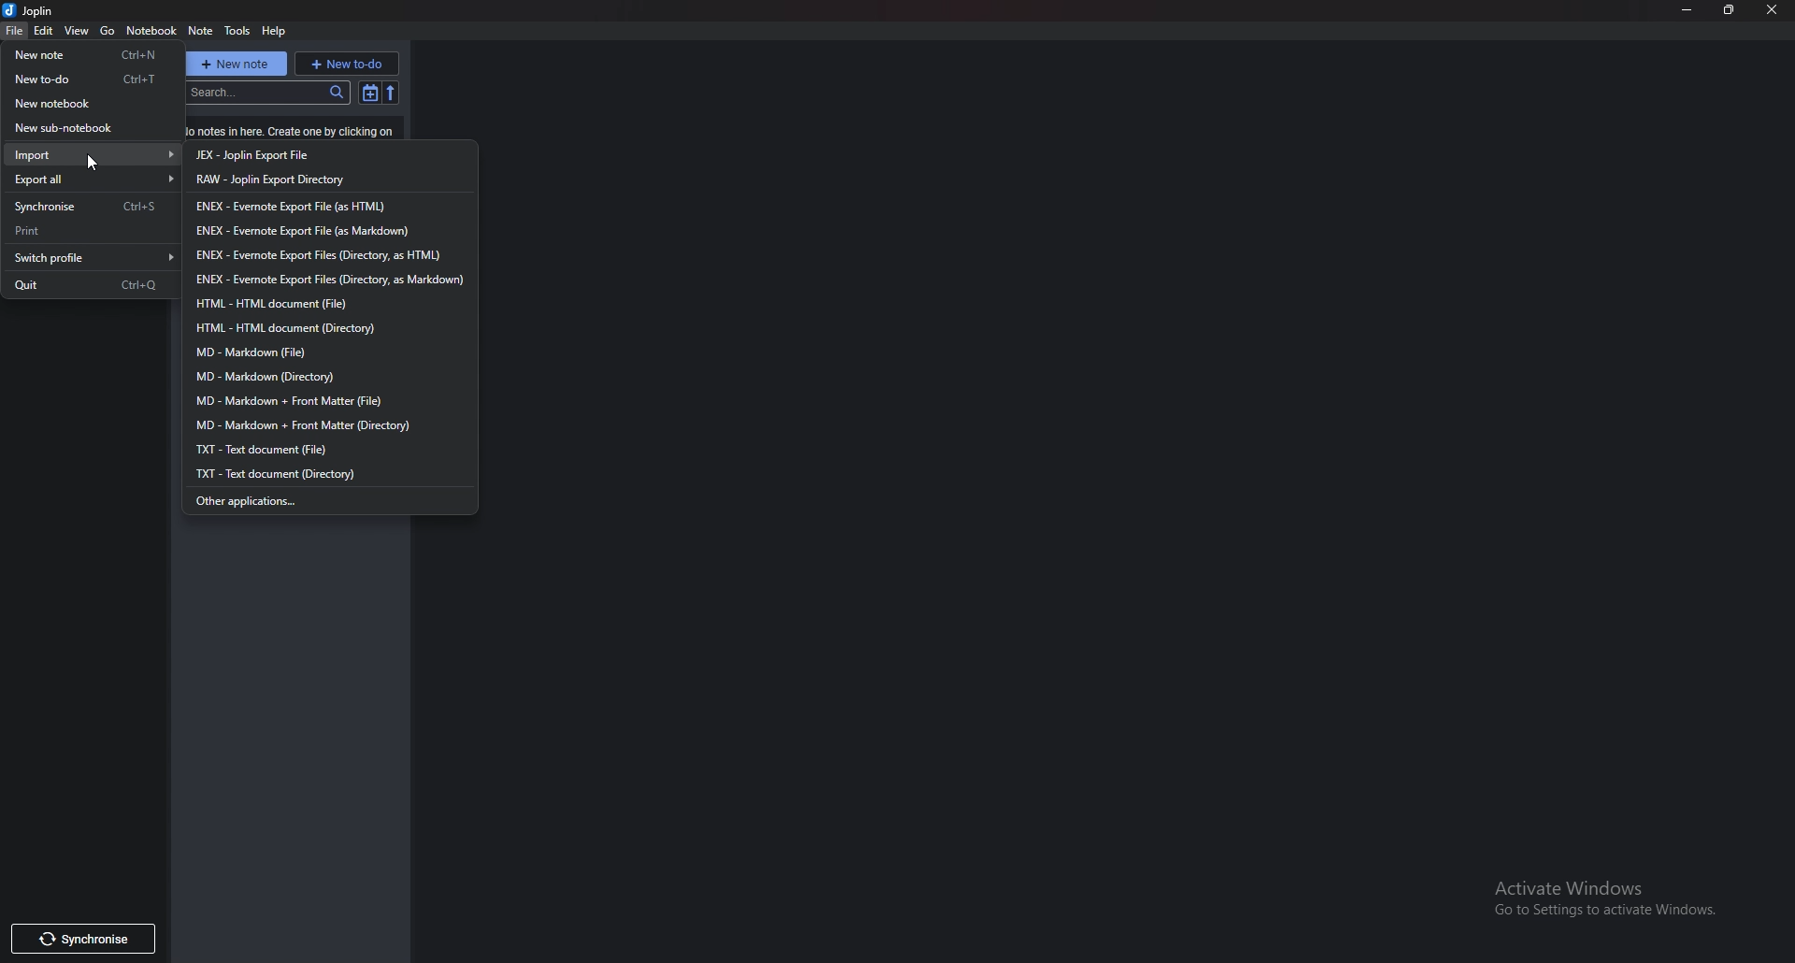 The image size is (1795, 963). What do you see at coordinates (275, 31) in the screenshot?
I see `help` at bounding box center [275, 31].